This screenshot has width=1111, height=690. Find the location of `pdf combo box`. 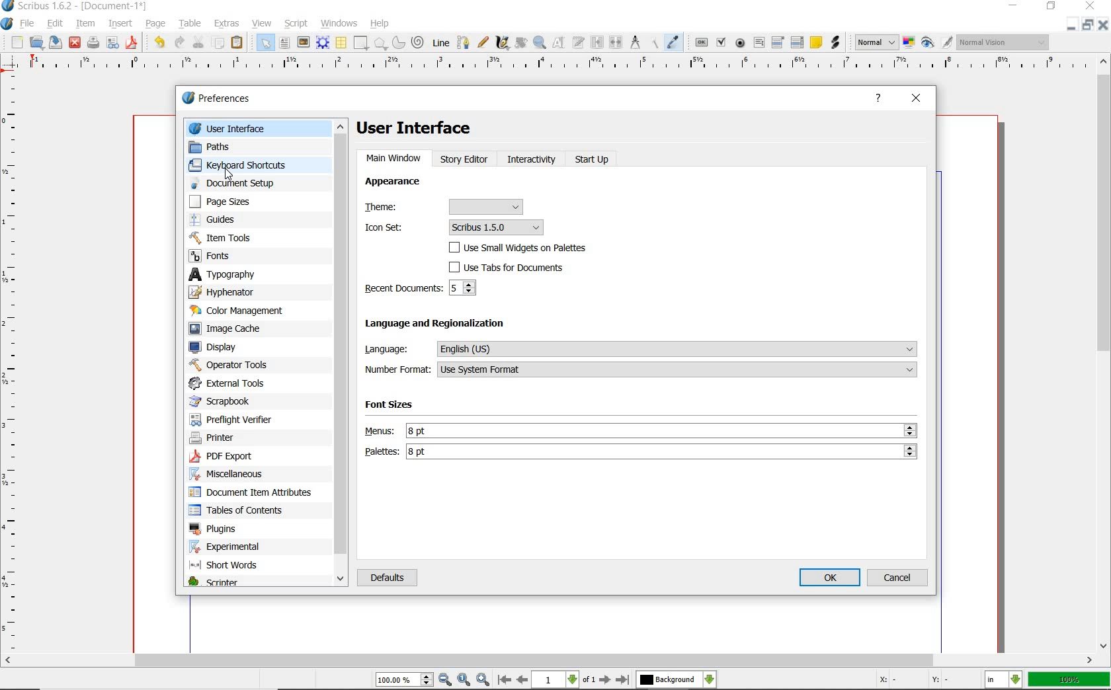

pdf combo box is located at coordinates (778, 43).